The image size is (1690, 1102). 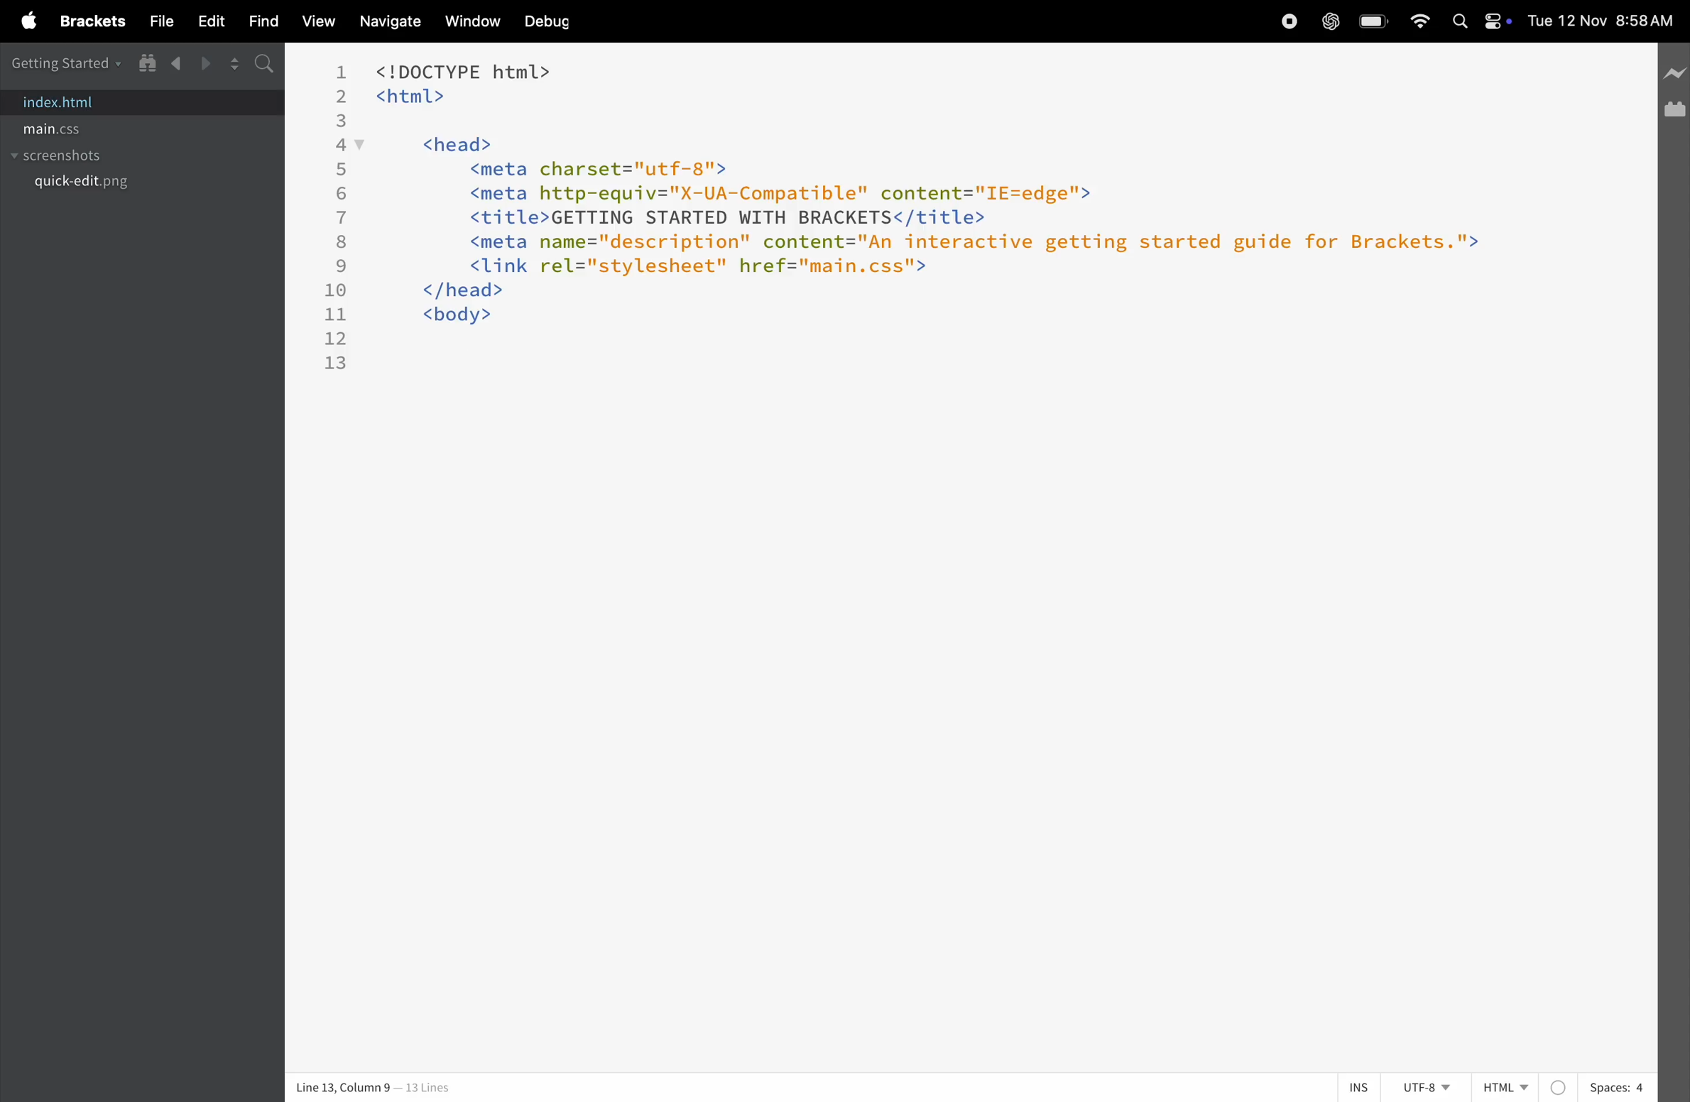 I want to click on view, so click(x=314, y=19).